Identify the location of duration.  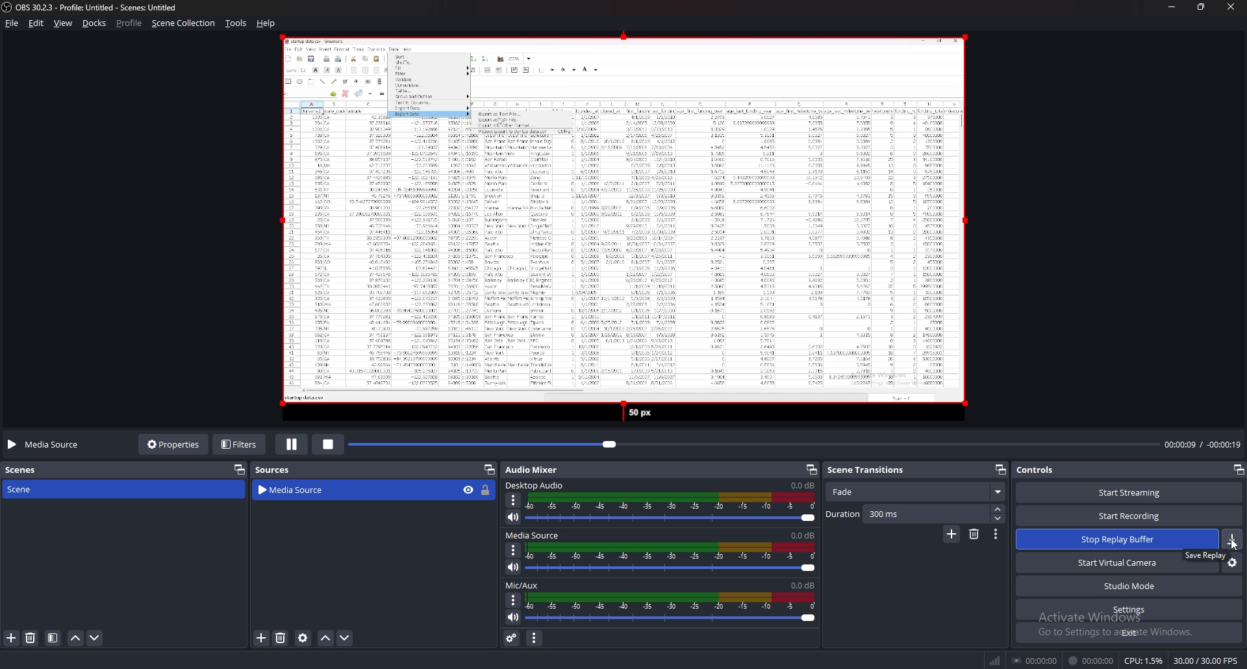
(907, 514).